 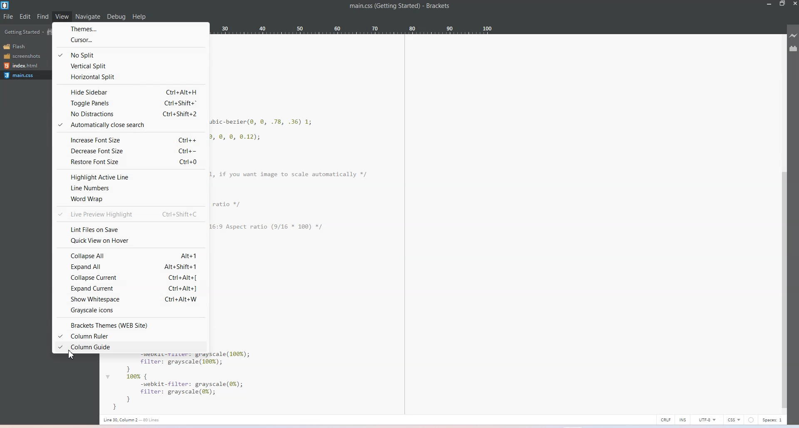 I want to click on Cursor, so click(x=72, y=354).